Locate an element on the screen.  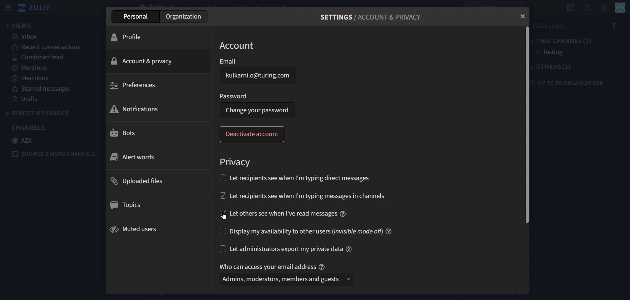
direct messages is located at coordinates (47, 113).